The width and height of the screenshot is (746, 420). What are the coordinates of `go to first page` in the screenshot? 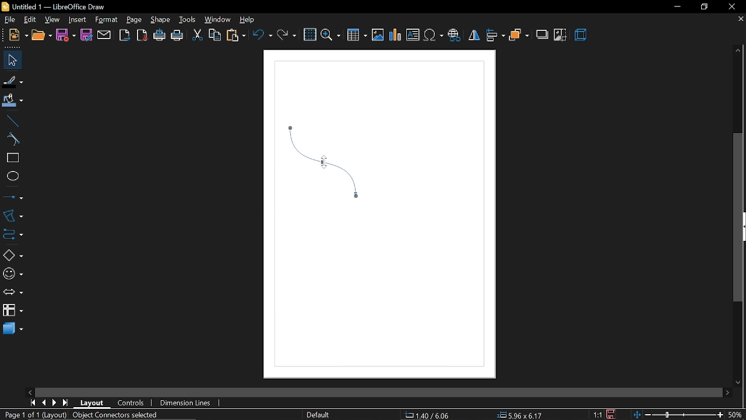 It's located at (31, 403).